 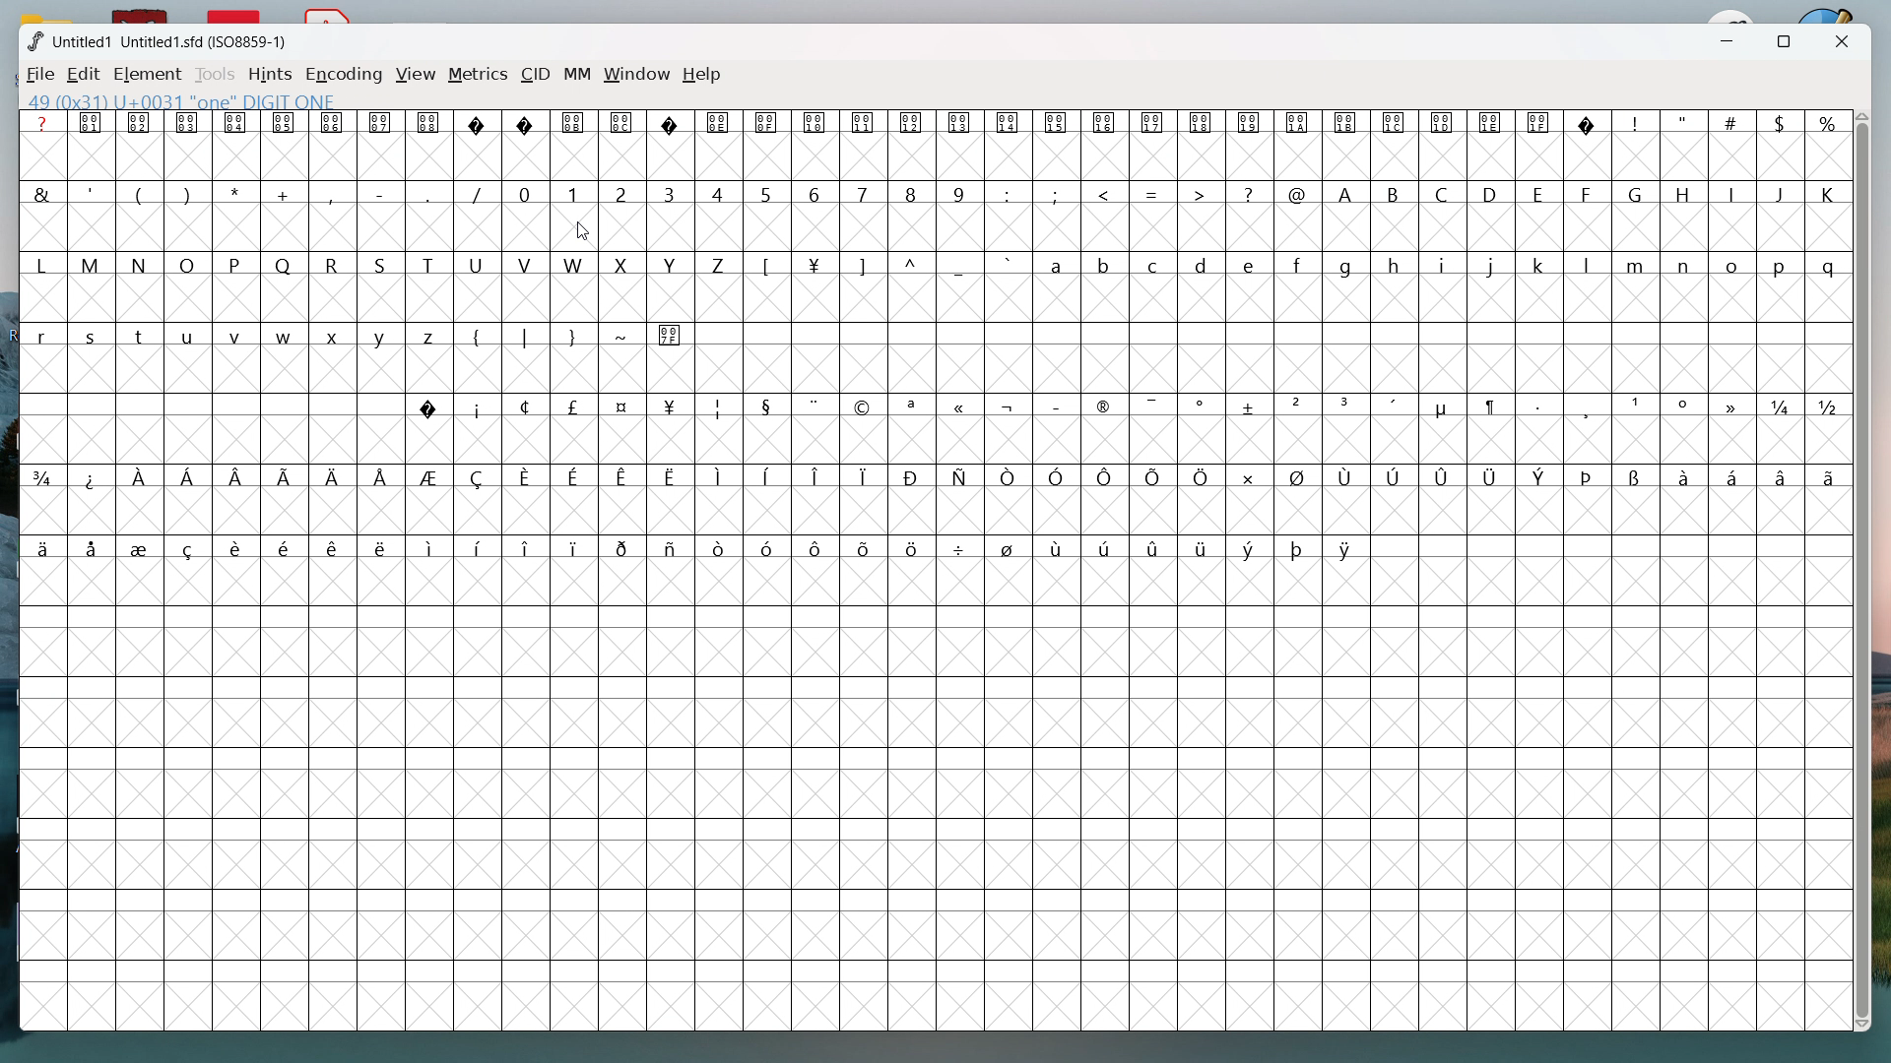 What do you see at coordinates (1734, 194) in the screenshot?
I see `I` at bounding box center [1734, 194].